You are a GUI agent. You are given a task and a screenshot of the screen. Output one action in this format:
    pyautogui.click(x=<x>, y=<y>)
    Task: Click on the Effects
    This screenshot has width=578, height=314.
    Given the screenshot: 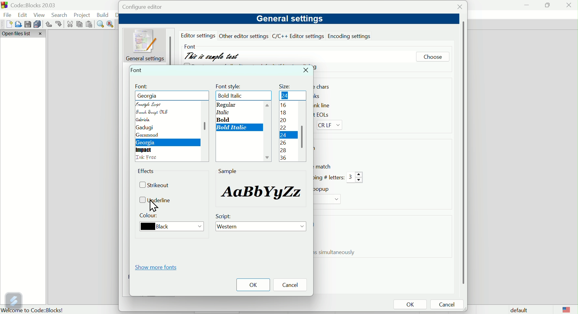 What is the action you would take?
    pyautogui.click(x=147, y=172)
    